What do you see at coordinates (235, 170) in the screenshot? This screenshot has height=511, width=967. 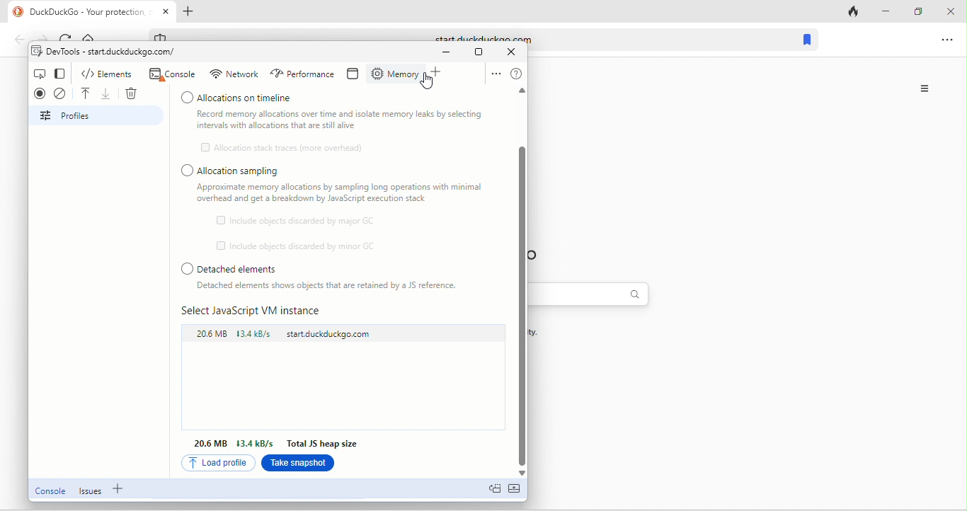 I see `allocation sampling` at bounding box center [235, 170].